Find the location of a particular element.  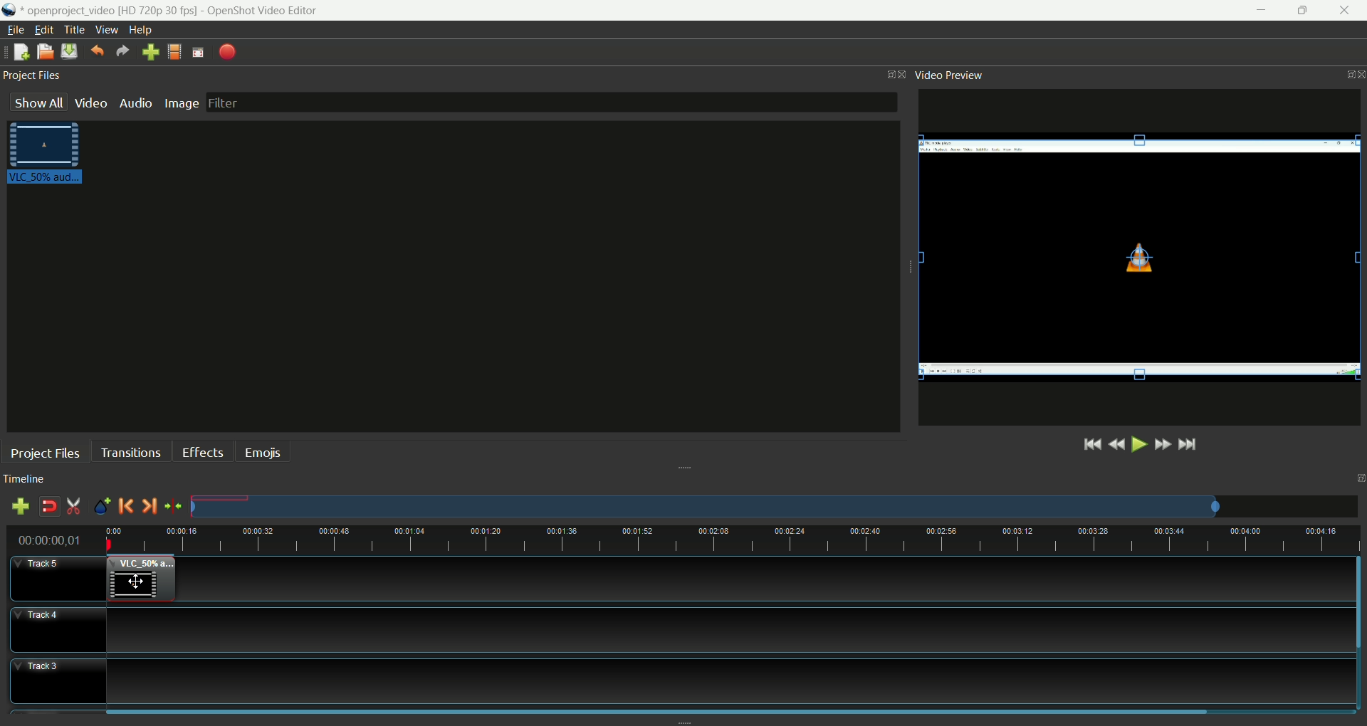

video clip is located at coordinates (48, 154).